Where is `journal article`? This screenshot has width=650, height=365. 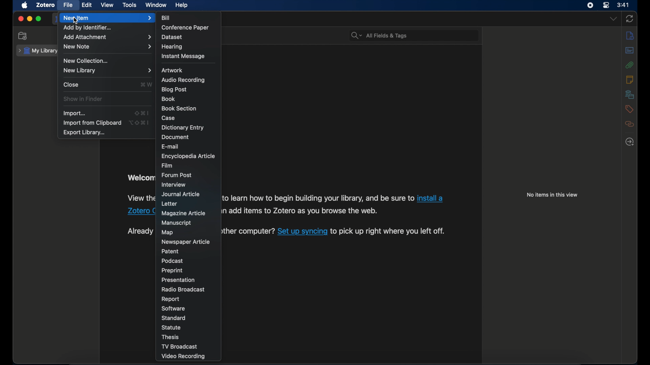
journal article is located at coordinates (181, 194).